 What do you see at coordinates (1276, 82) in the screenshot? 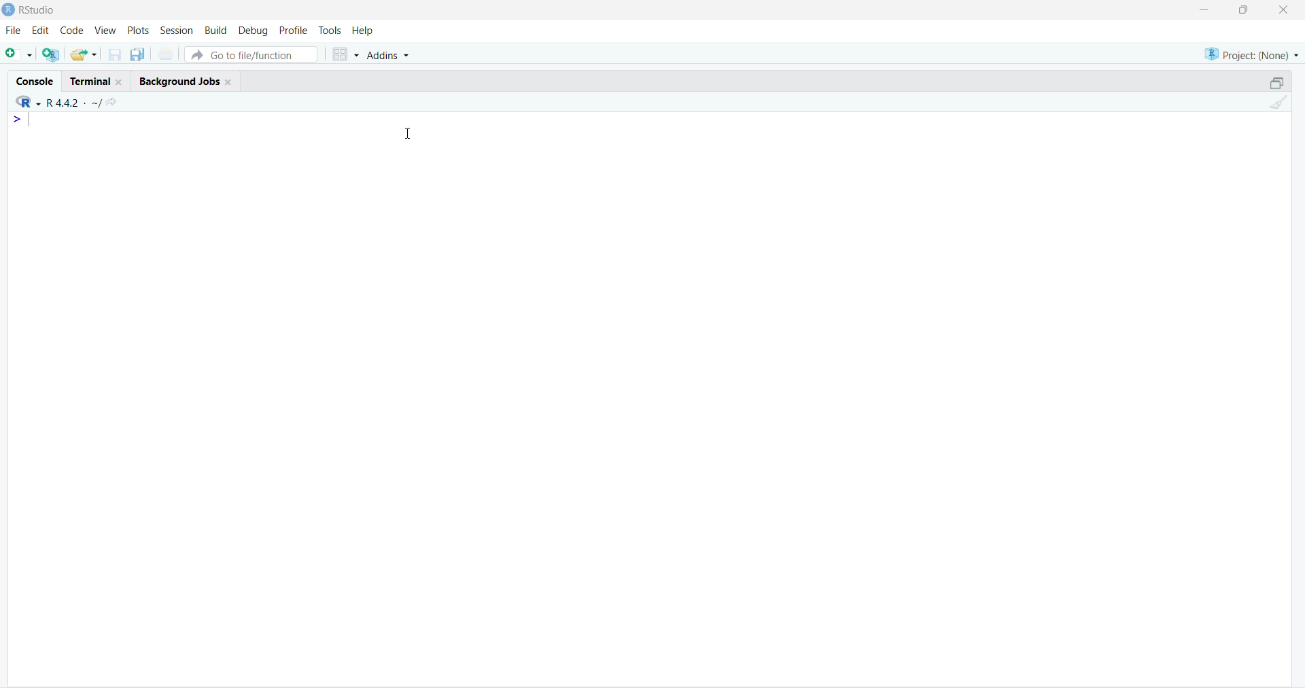
I see `open in separate window` at bounding box center [1276, 82].